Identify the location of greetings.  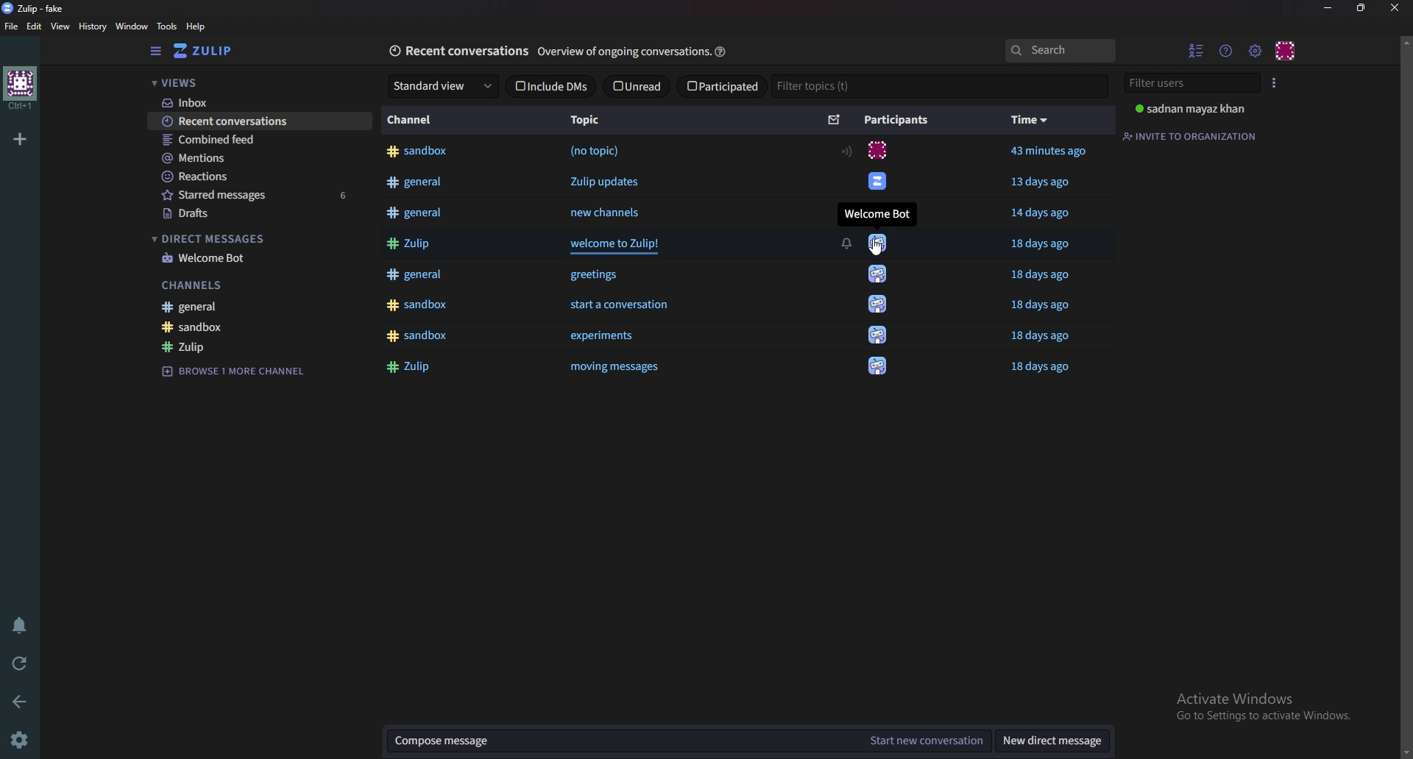
(594, 275).